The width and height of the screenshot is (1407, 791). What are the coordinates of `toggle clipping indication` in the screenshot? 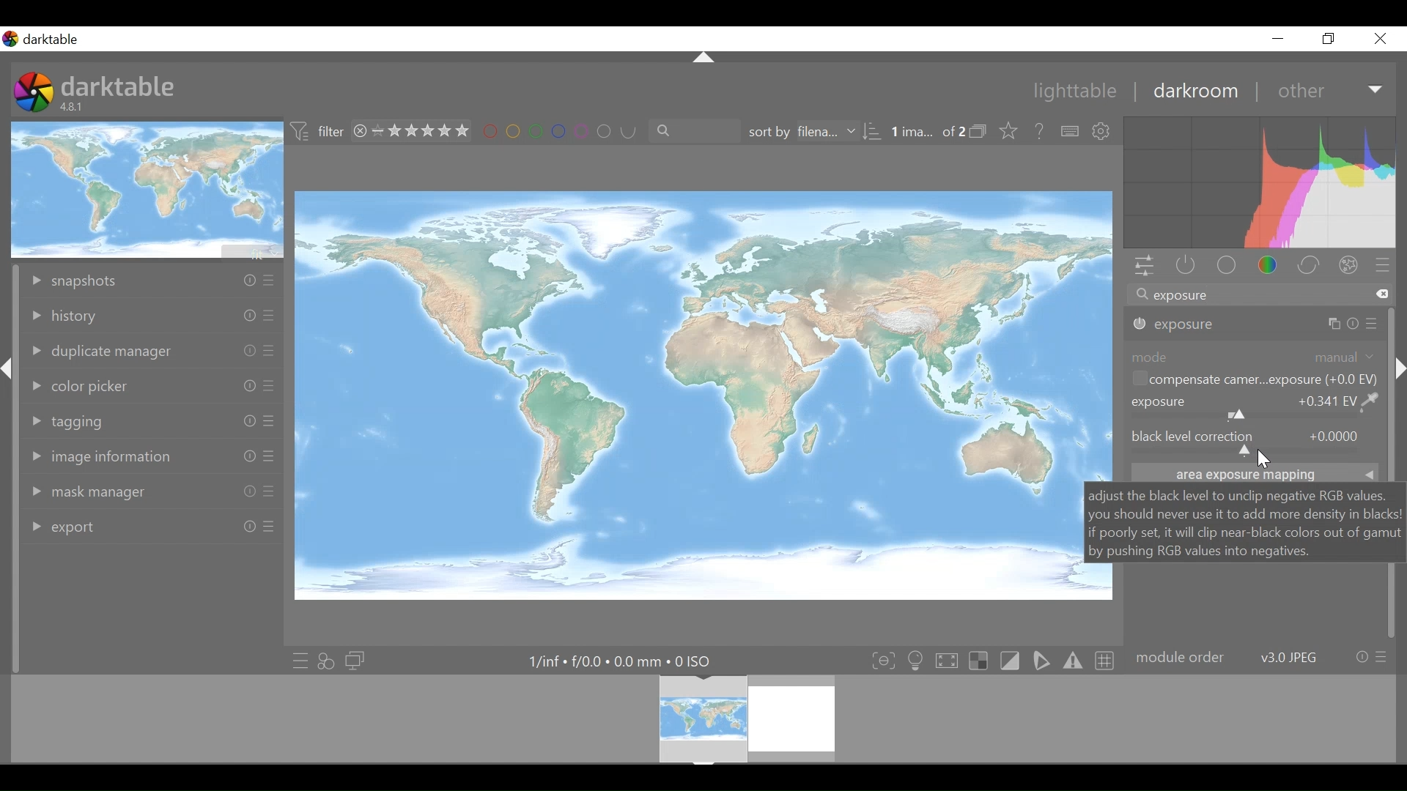 It's located at (1009, 661).